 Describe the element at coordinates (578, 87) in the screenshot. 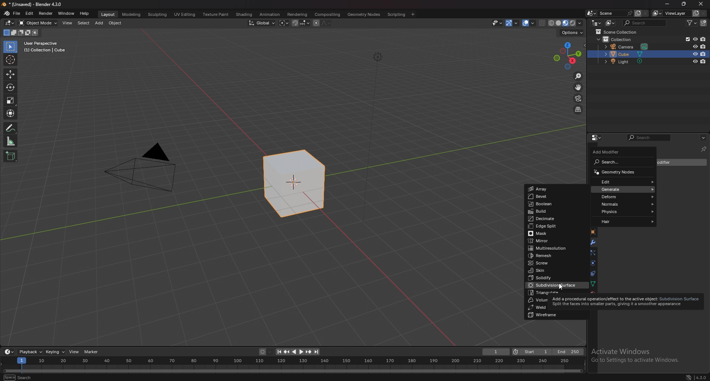

I see `move` at that location.